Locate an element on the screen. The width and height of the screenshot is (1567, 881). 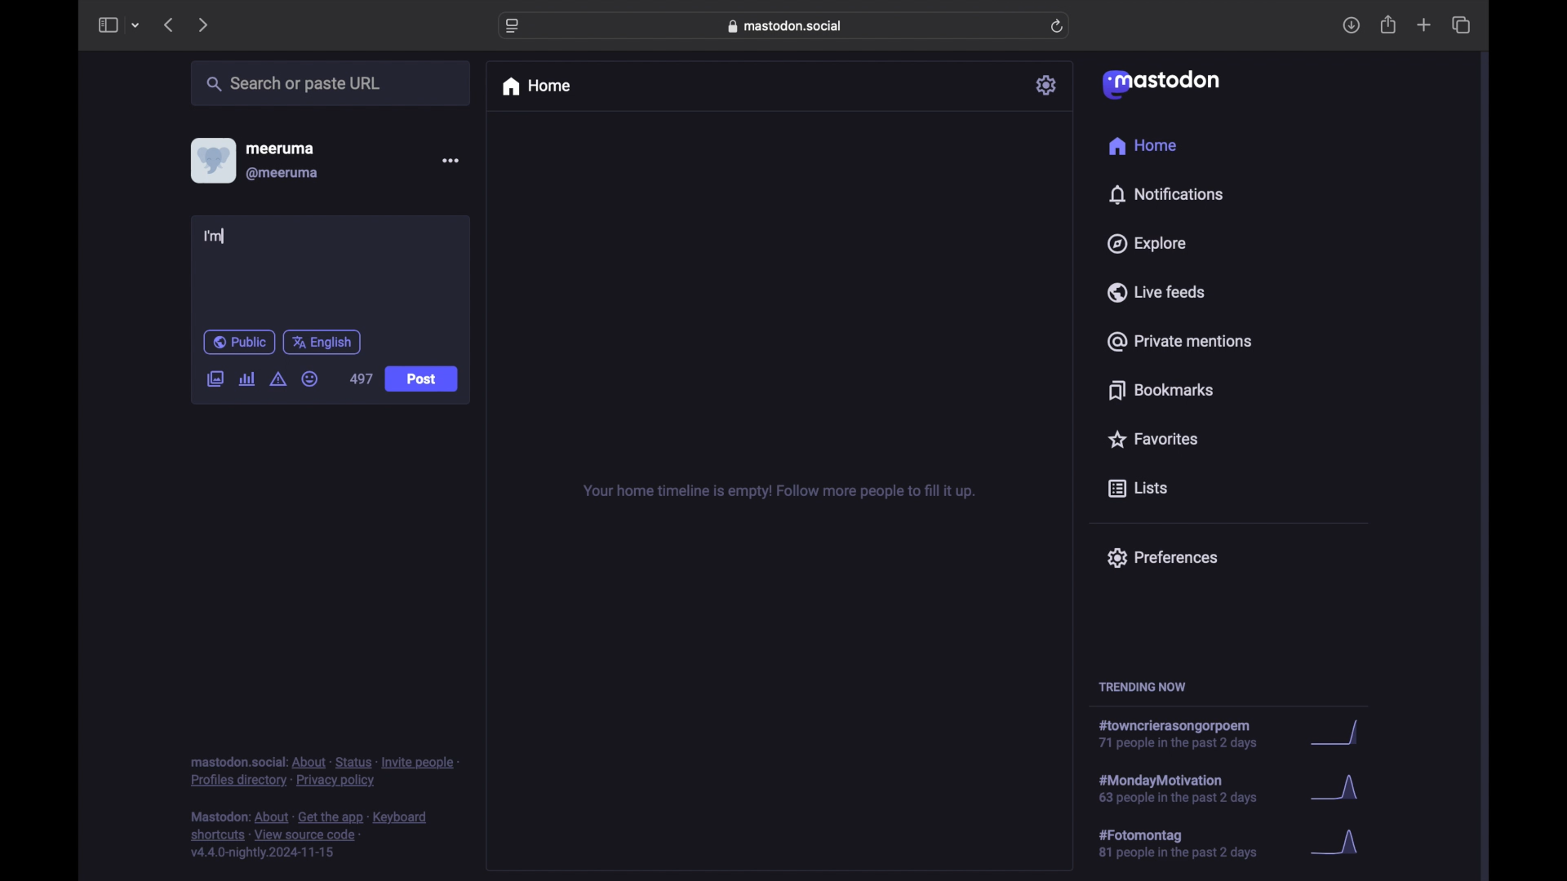
share is located at coordinates (1389, 24).